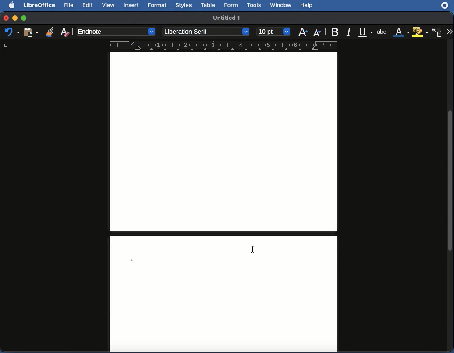  Describe the element at coordinates (87, 5) in the screenshot. I see `Edit` at that location.